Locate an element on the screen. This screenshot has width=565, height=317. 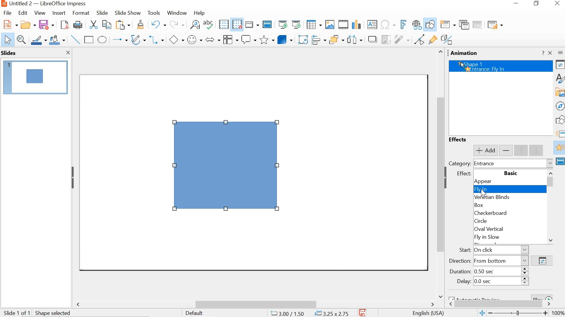
default is located at coordinates (197, 314).